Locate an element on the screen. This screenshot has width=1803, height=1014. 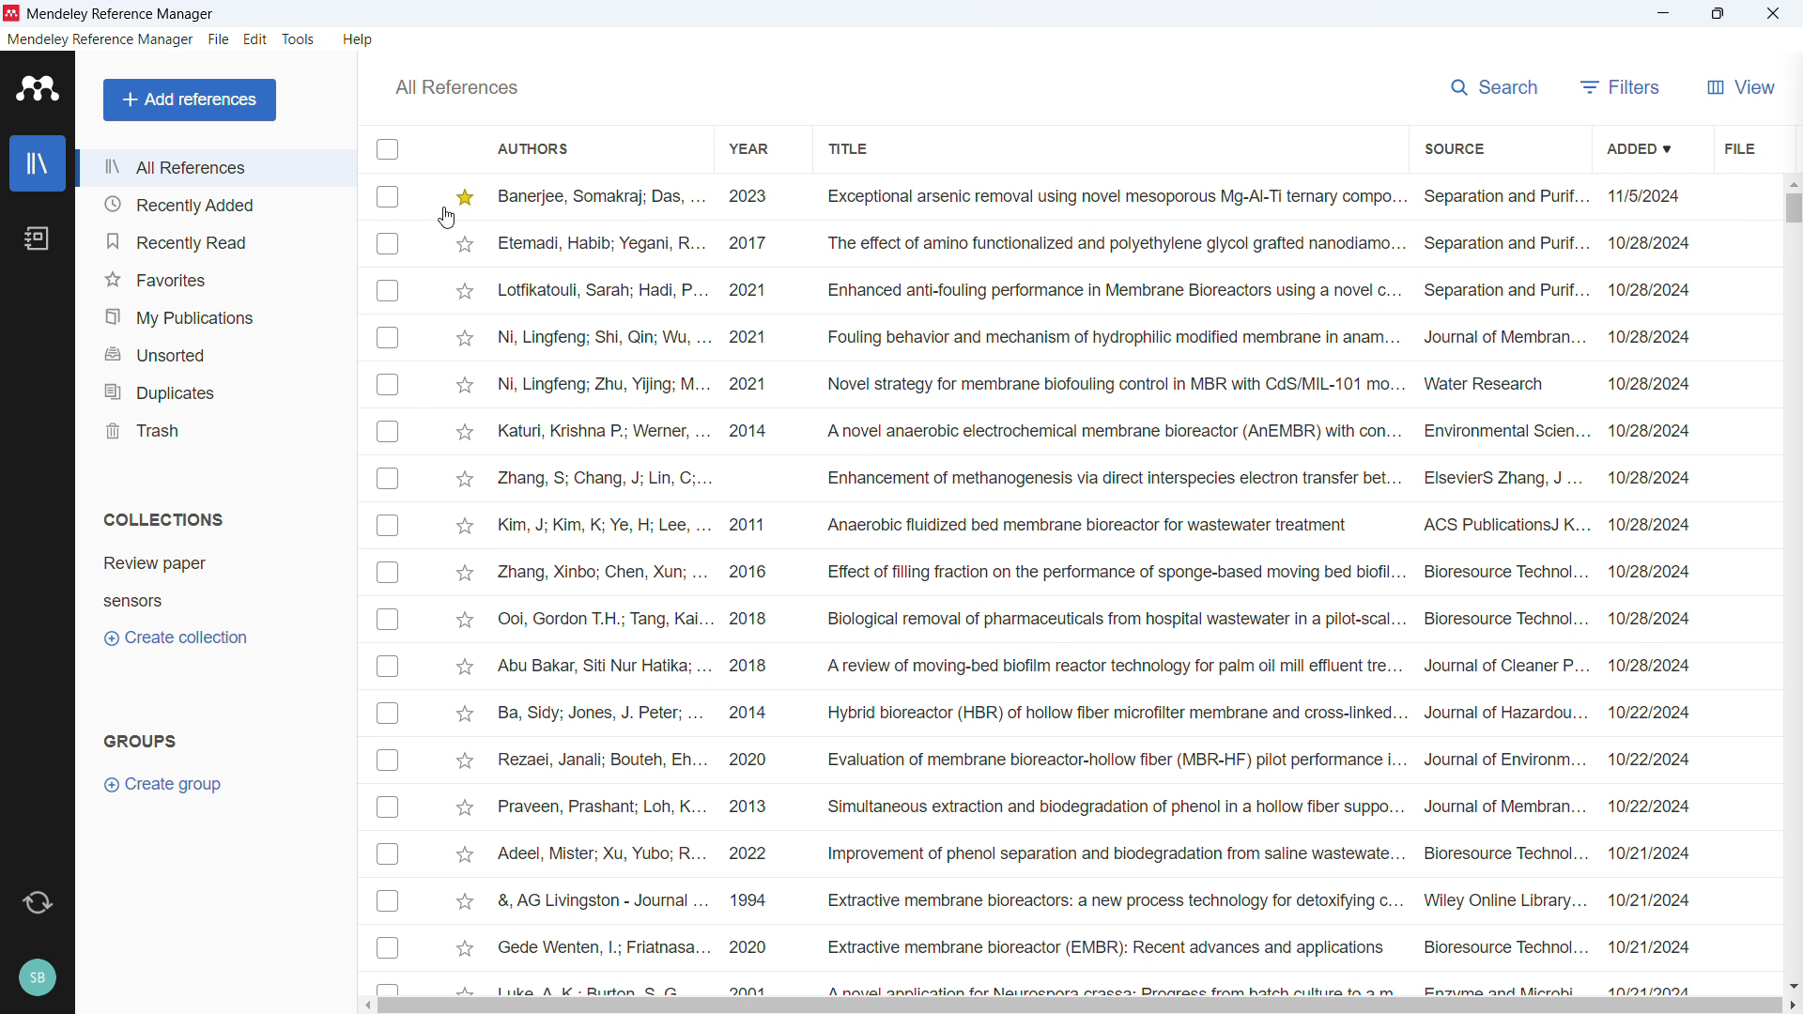
Date of entry for individual entries  is located at coordinates (1651, 588).